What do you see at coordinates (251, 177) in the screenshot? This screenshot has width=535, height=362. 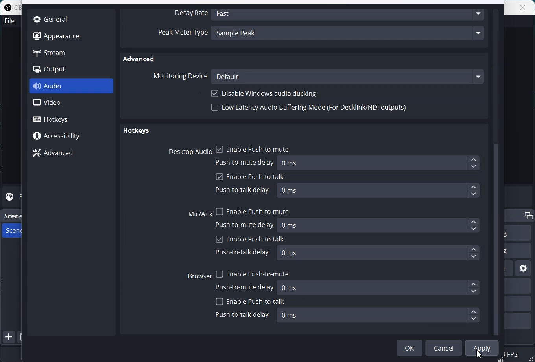 I see `Enable Push to talk` at bounding box center [251, 177].